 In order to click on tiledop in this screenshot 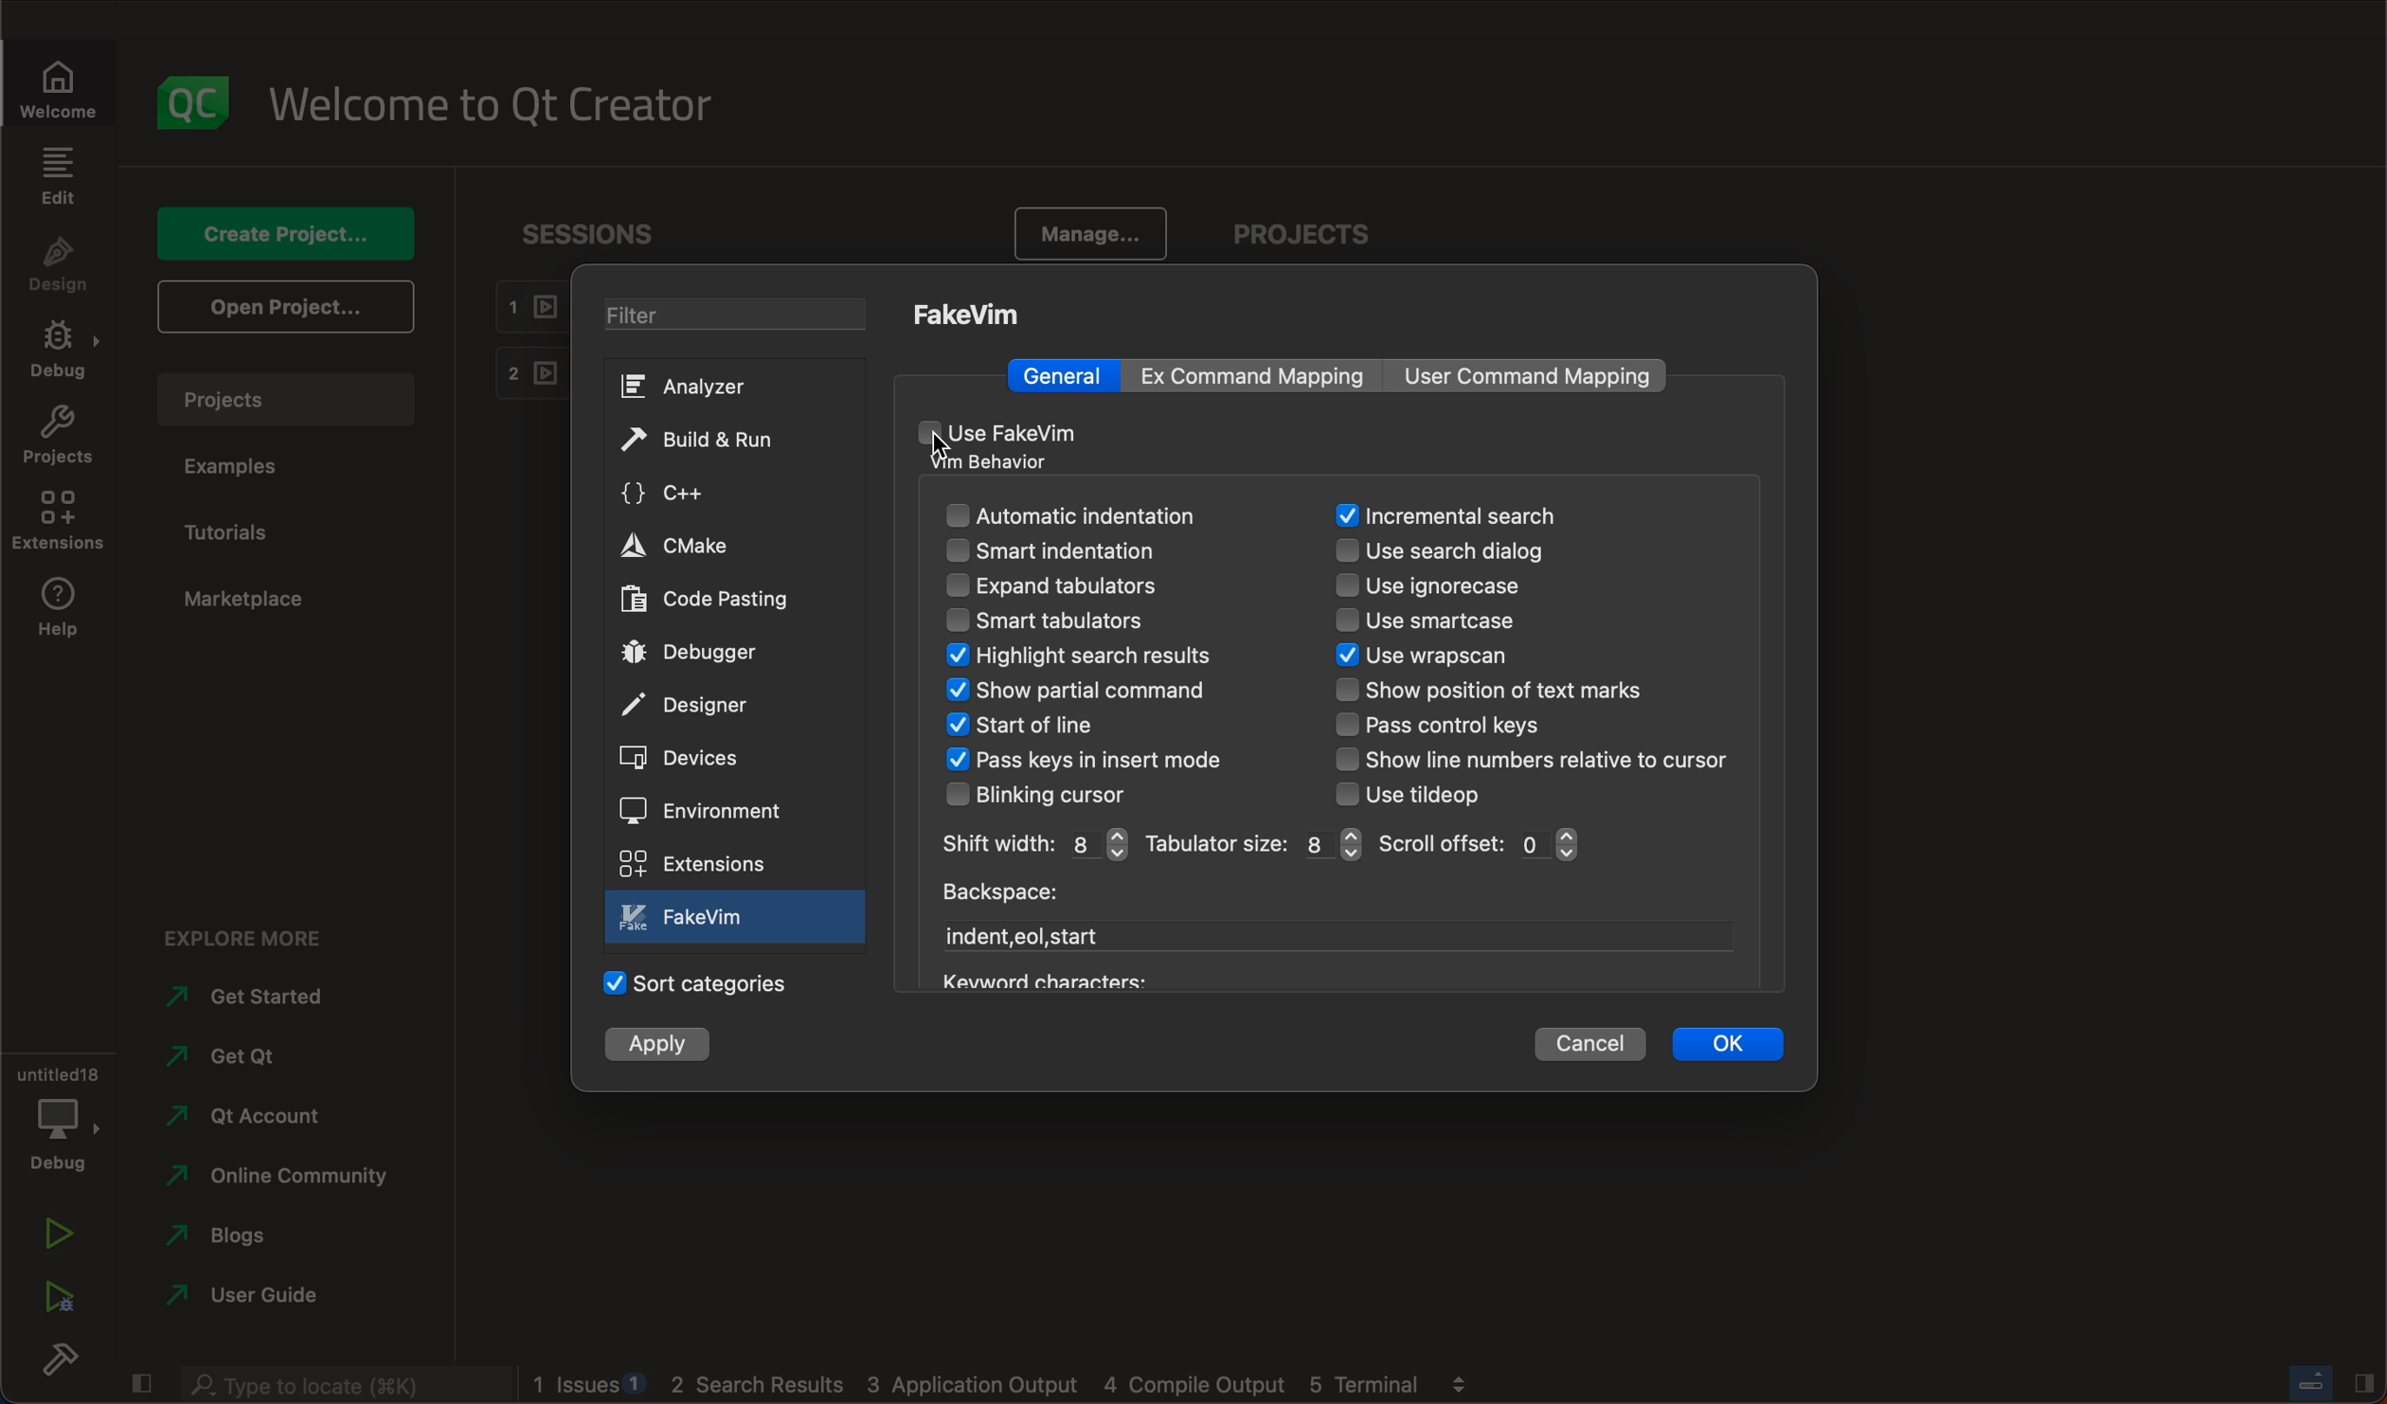, I will do `click(1425, 795)`.